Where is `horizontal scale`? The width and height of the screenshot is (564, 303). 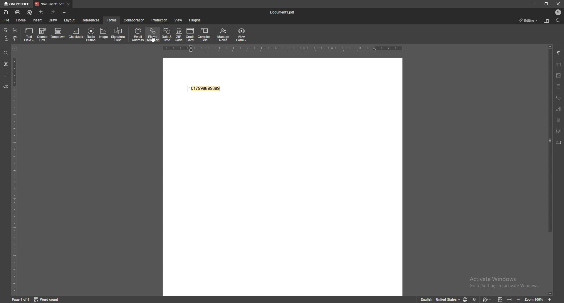 horizontal scale is located at coordinates (283, 48).